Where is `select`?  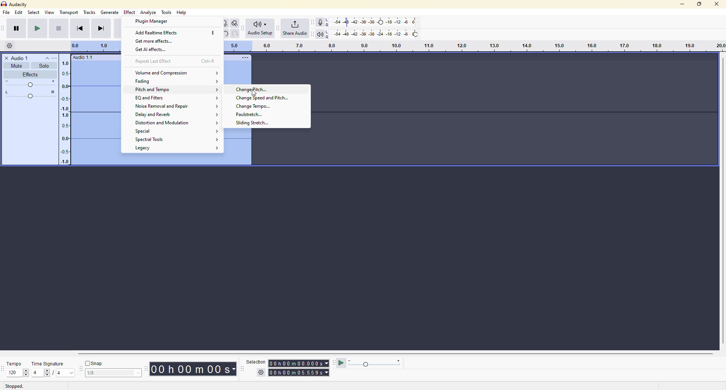 select is located at coordinates (137, 373).